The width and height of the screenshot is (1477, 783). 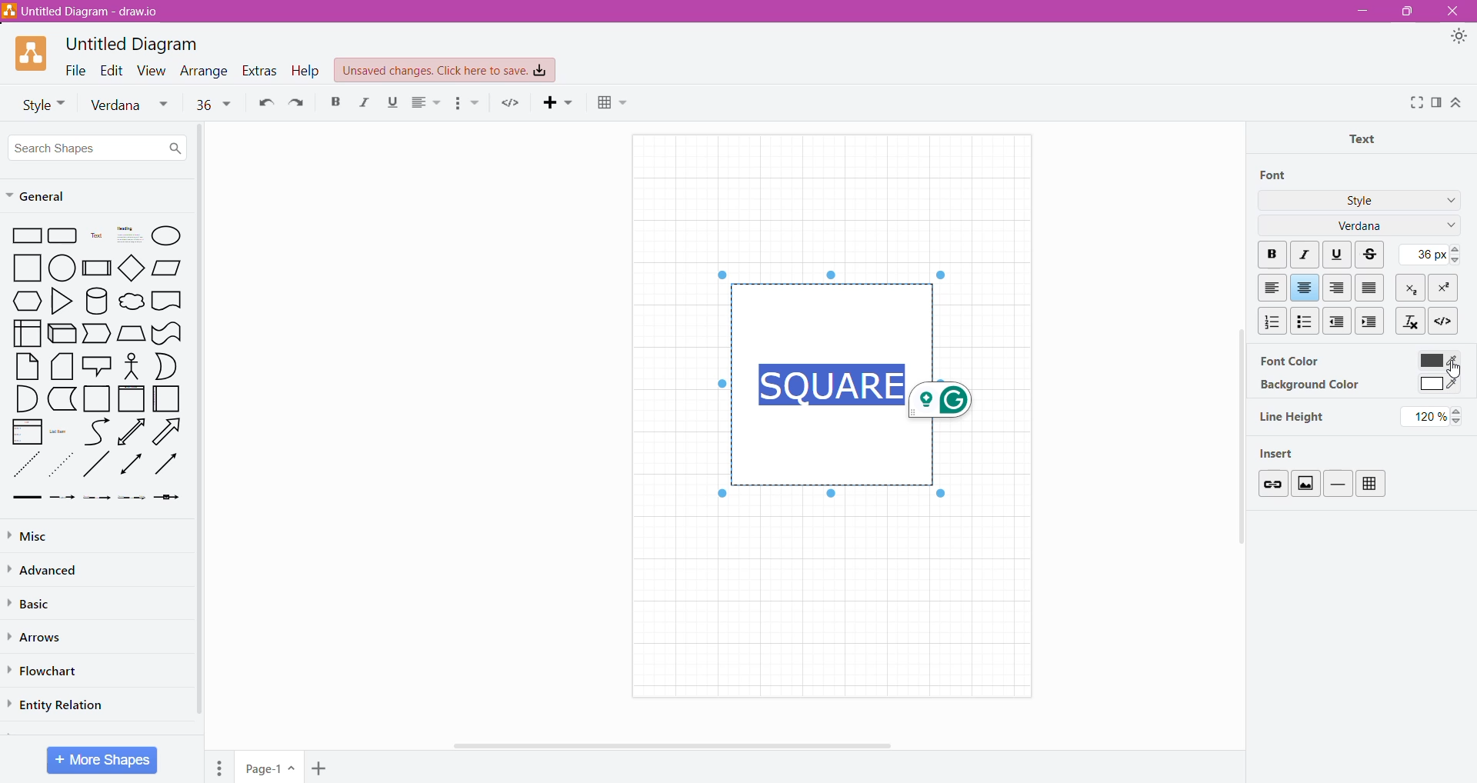 I want to click on Speech Bubble, so click(x=98, y=364).